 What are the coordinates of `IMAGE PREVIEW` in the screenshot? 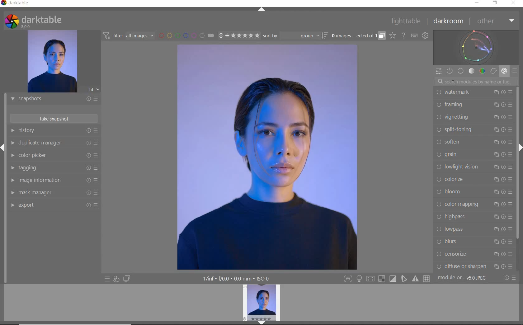 It's located at (261, 302).